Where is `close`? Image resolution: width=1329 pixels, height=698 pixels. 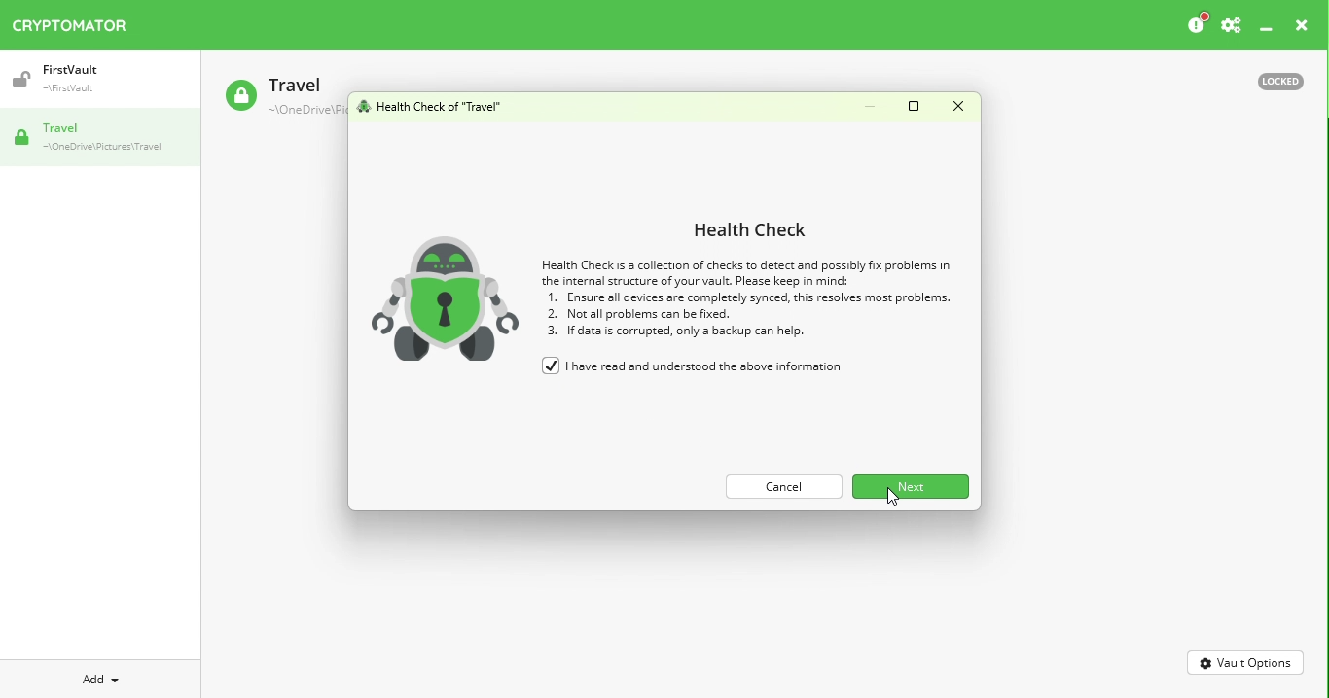
close is located at coordinates (1303, 25).